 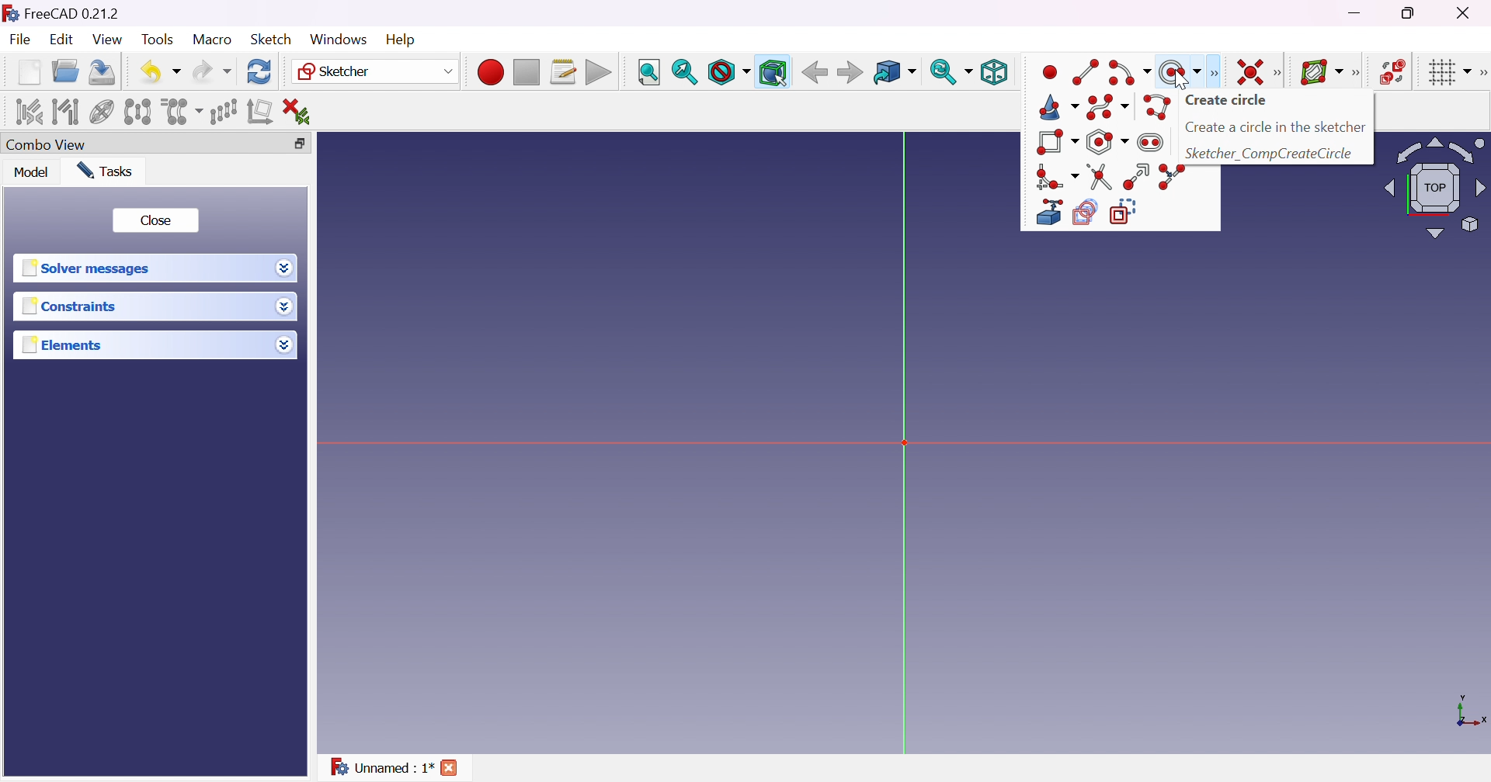 I want to click on Drop down, so click(x=284, y=344).